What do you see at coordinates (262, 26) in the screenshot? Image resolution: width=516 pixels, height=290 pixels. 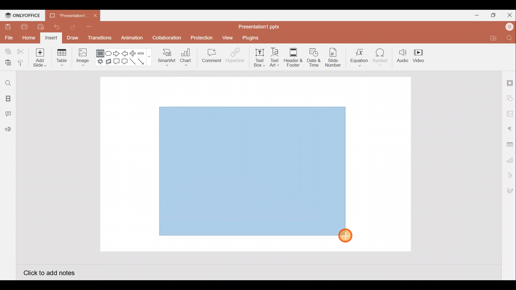 I see `Presentation1.pptx` at bounding box center [262, 26].